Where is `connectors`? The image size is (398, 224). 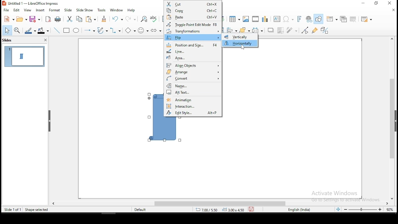
connectors is located at coordinates (117, 30).